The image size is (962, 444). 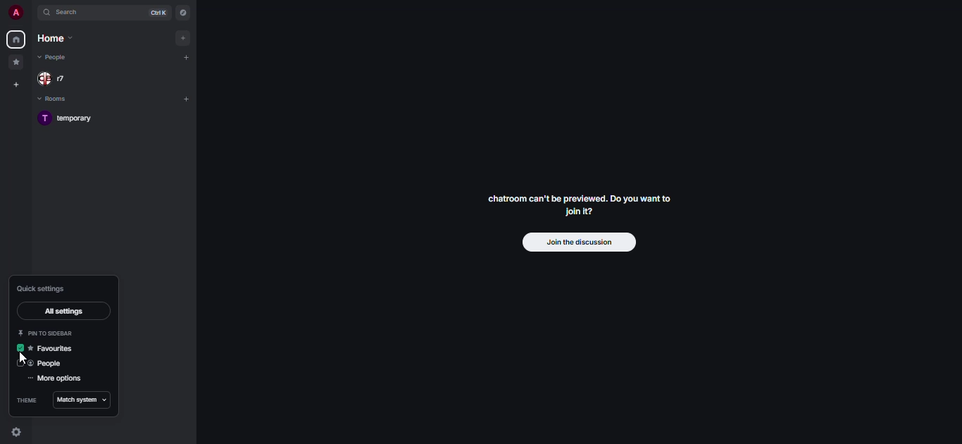 What do you see at coordinates (190, 99) in the screenshot?
I see `add` at bounding box center [190, 99].